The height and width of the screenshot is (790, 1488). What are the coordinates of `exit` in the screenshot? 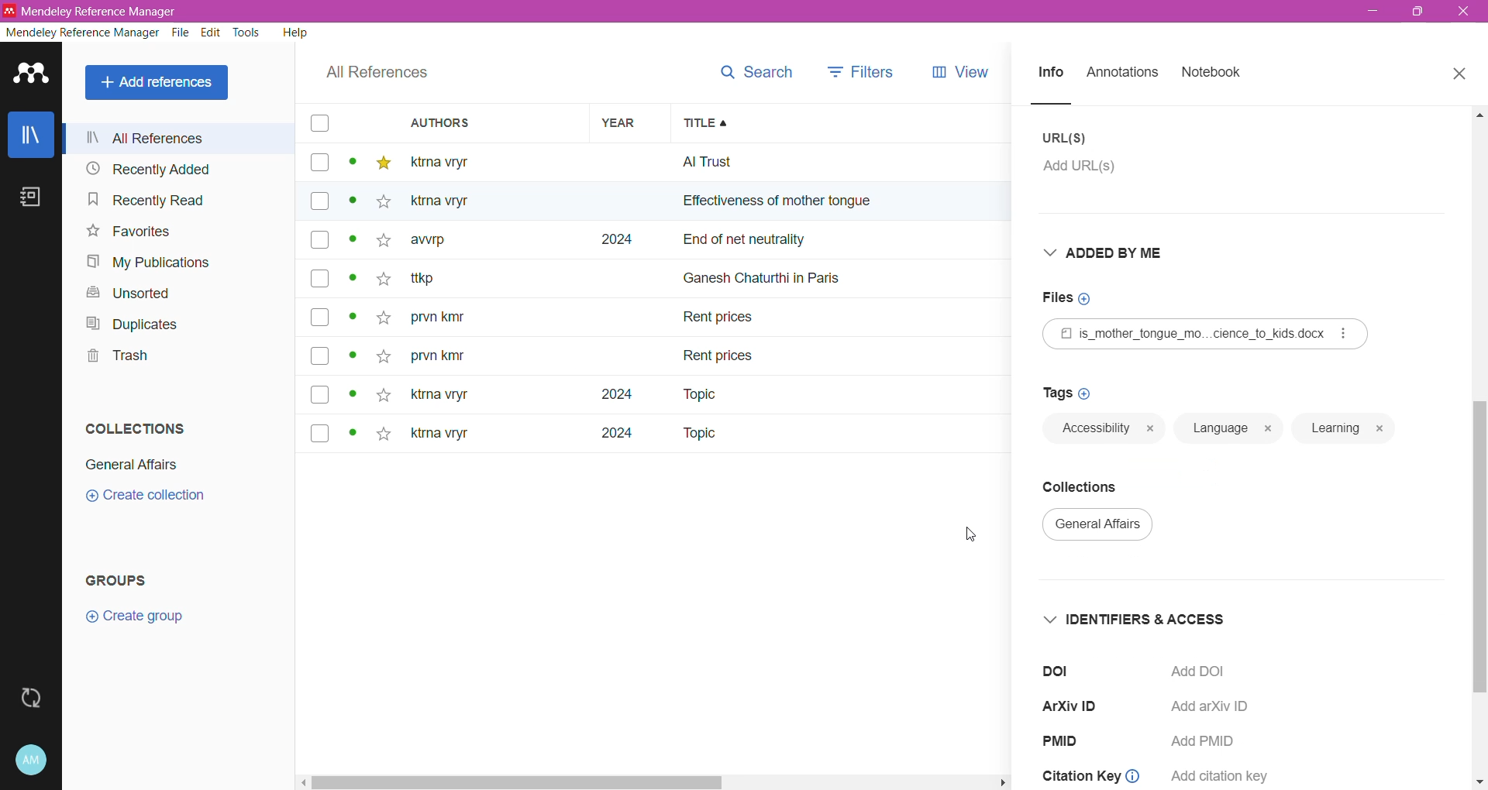 It's located at (1466, 15).